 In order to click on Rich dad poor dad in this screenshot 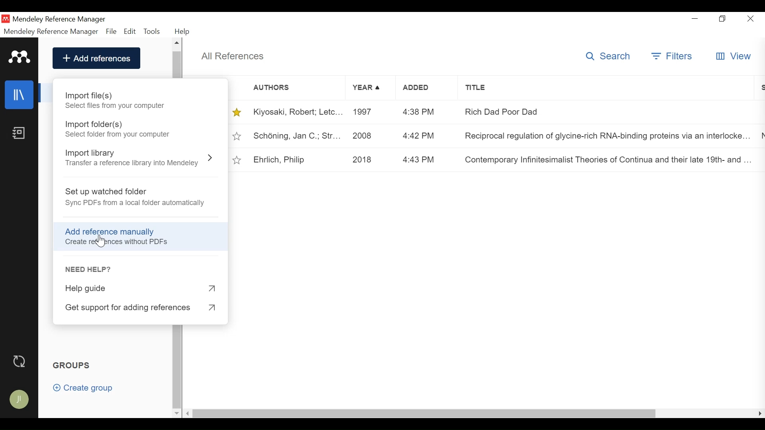, I will do `click(604, 111)`.